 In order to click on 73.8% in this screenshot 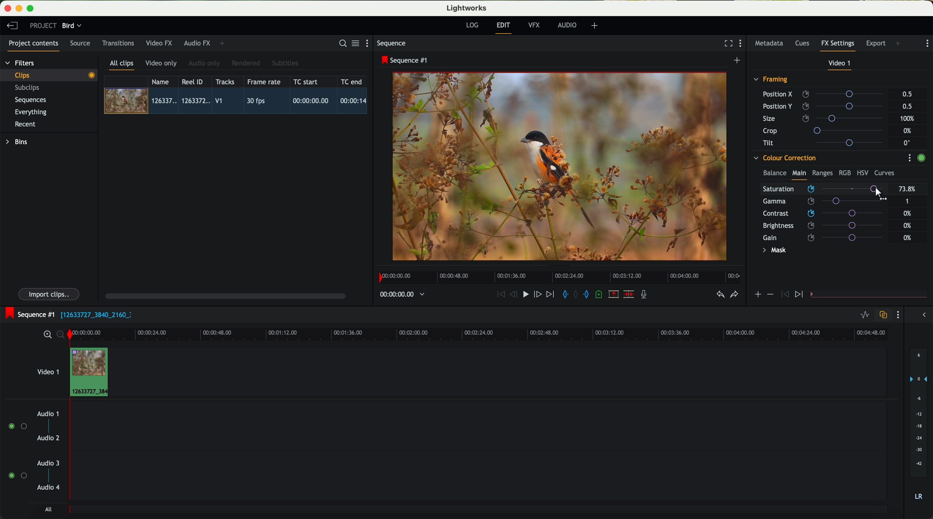, I will do `click(908, 189)`.